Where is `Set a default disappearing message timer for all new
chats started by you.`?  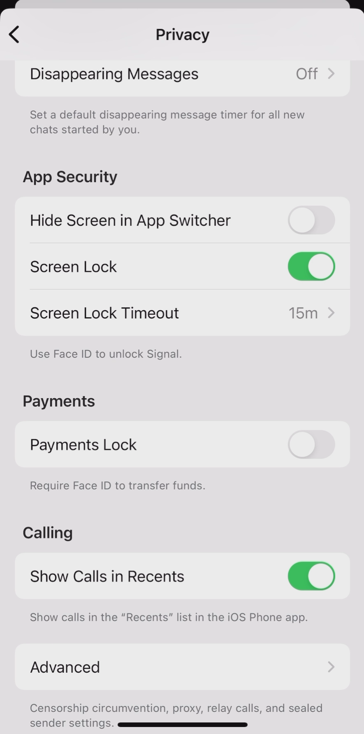
Set a default disappearing message timer for all new
chats started by you. is located at coordinates (168, 124).